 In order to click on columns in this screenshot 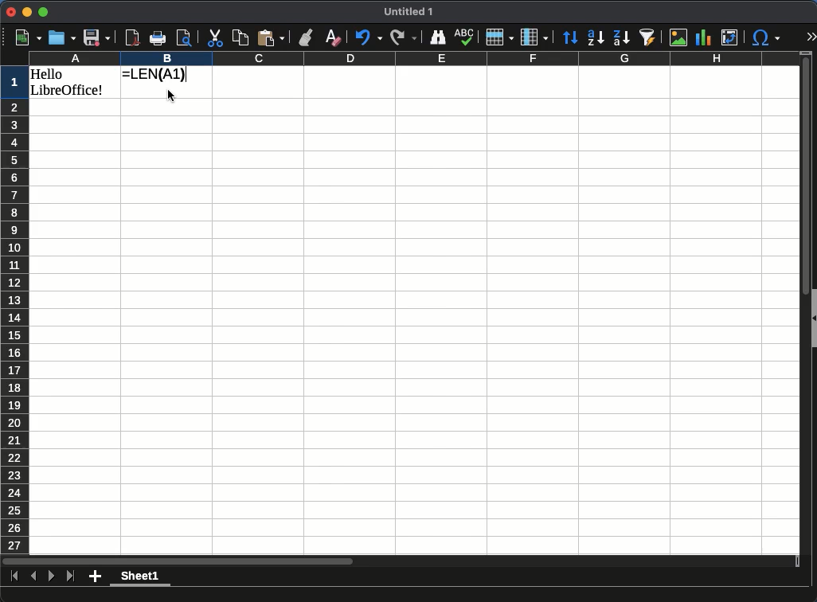, I will do `click(534, 37)`.